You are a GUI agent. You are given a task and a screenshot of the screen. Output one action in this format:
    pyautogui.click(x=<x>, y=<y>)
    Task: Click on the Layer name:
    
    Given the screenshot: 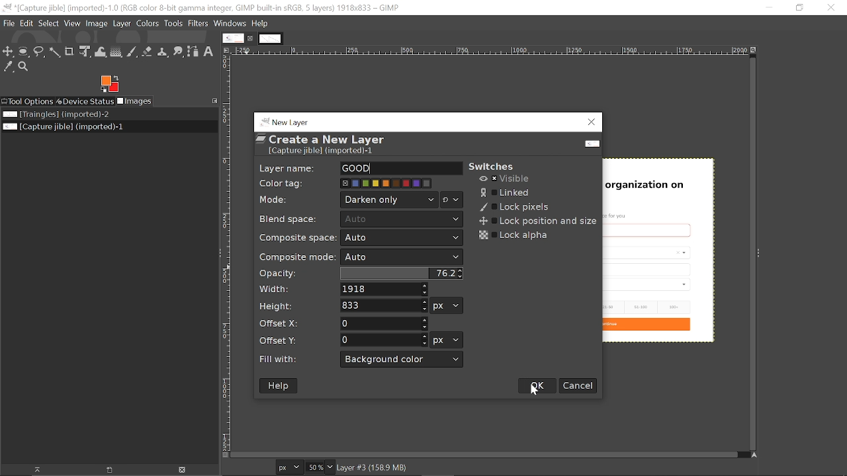 What is the action you would take?
    pyautogui.click(x=287, y=167)
    